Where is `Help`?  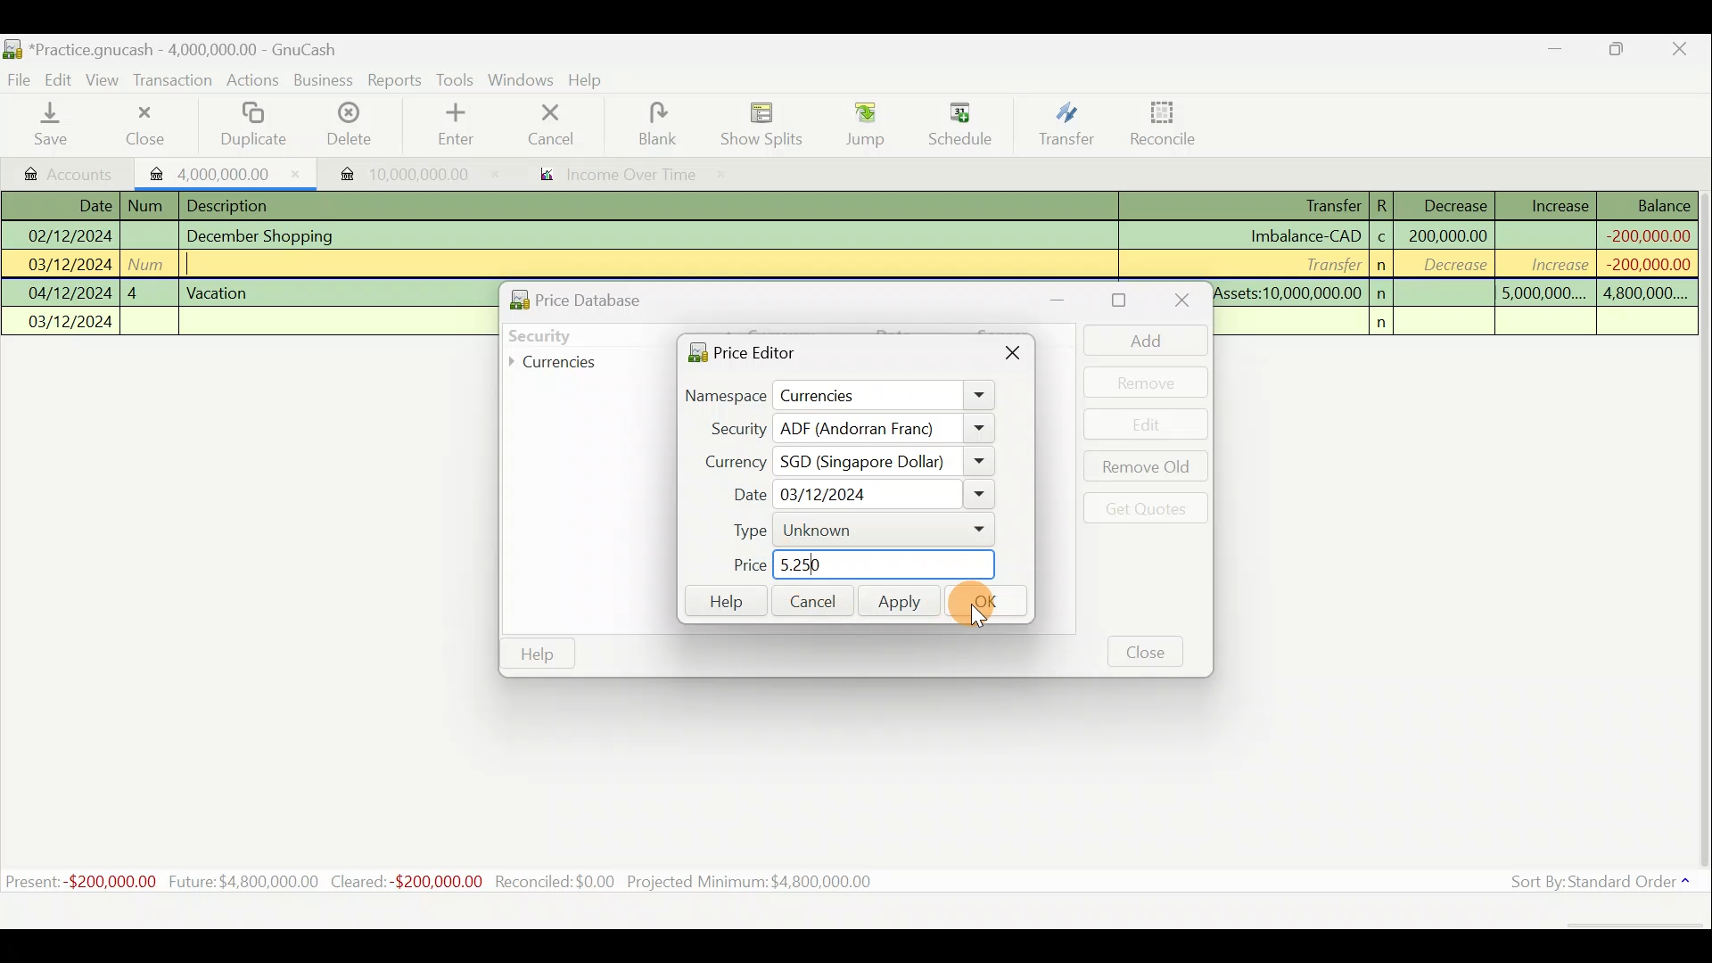 Help is located at coordinates (724, 602).